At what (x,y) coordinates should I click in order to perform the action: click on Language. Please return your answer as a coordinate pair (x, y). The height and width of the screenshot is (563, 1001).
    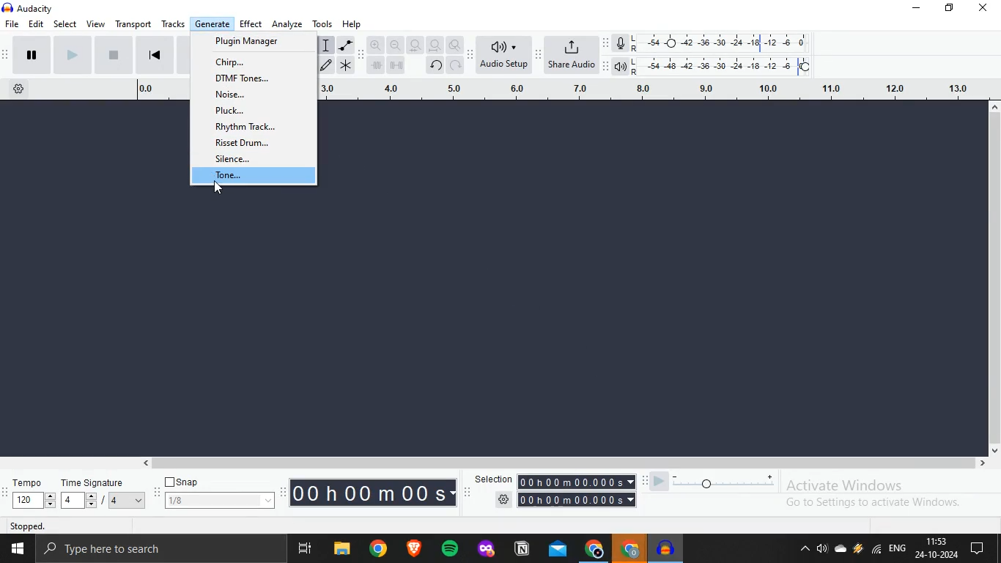
    Looking at the image, I should click on (900, 548).